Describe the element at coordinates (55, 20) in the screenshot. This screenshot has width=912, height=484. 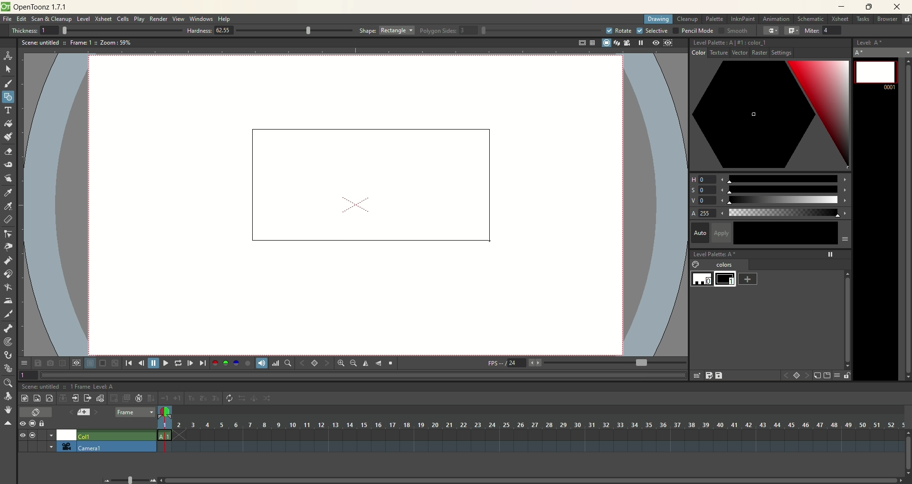
I see `scan & cleanup` at that location.